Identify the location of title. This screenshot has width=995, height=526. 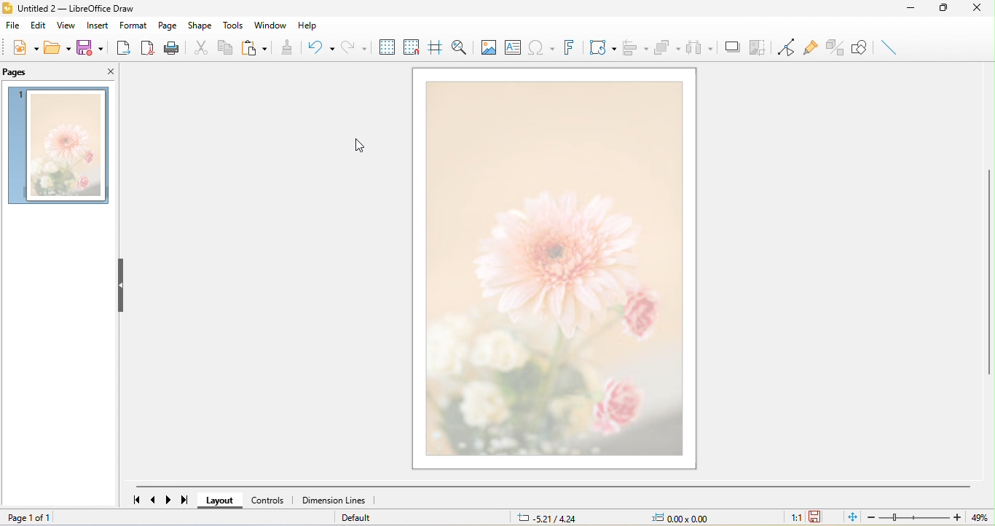
(74, 9).